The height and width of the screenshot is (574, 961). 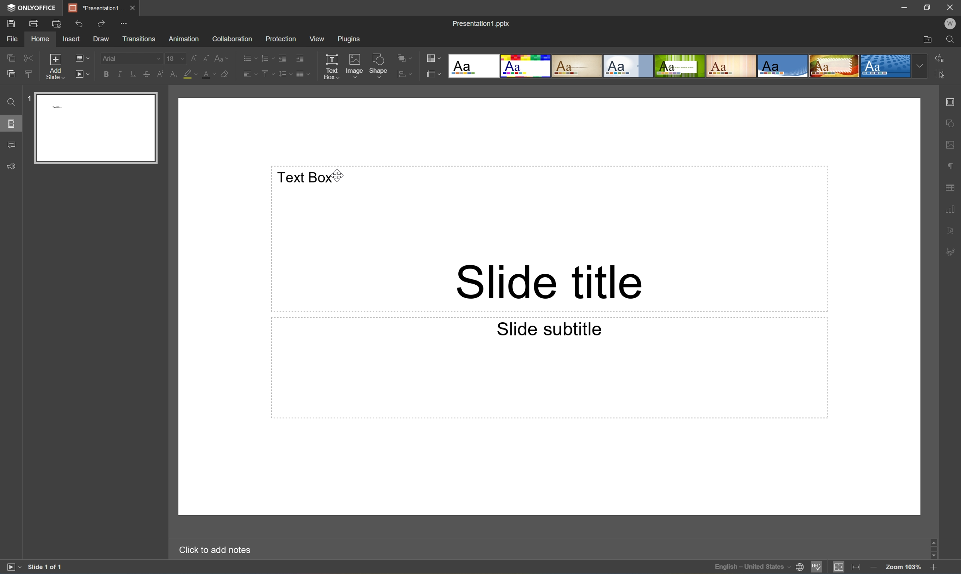 What do you see at coordinates (55, 24) in the screenshot?
I see `Quick print` at bounding box center [55, 24].